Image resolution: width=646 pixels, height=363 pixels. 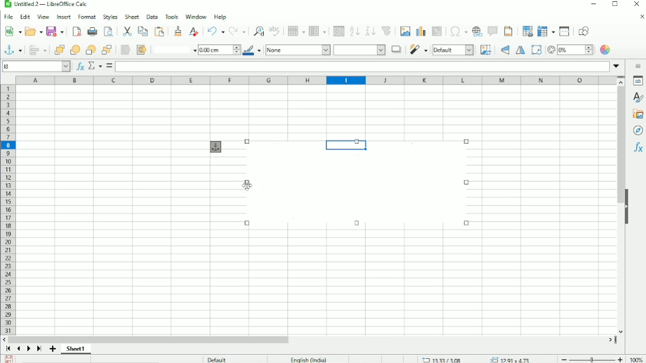 I want to click on Styles, so click(x=637, y=97).